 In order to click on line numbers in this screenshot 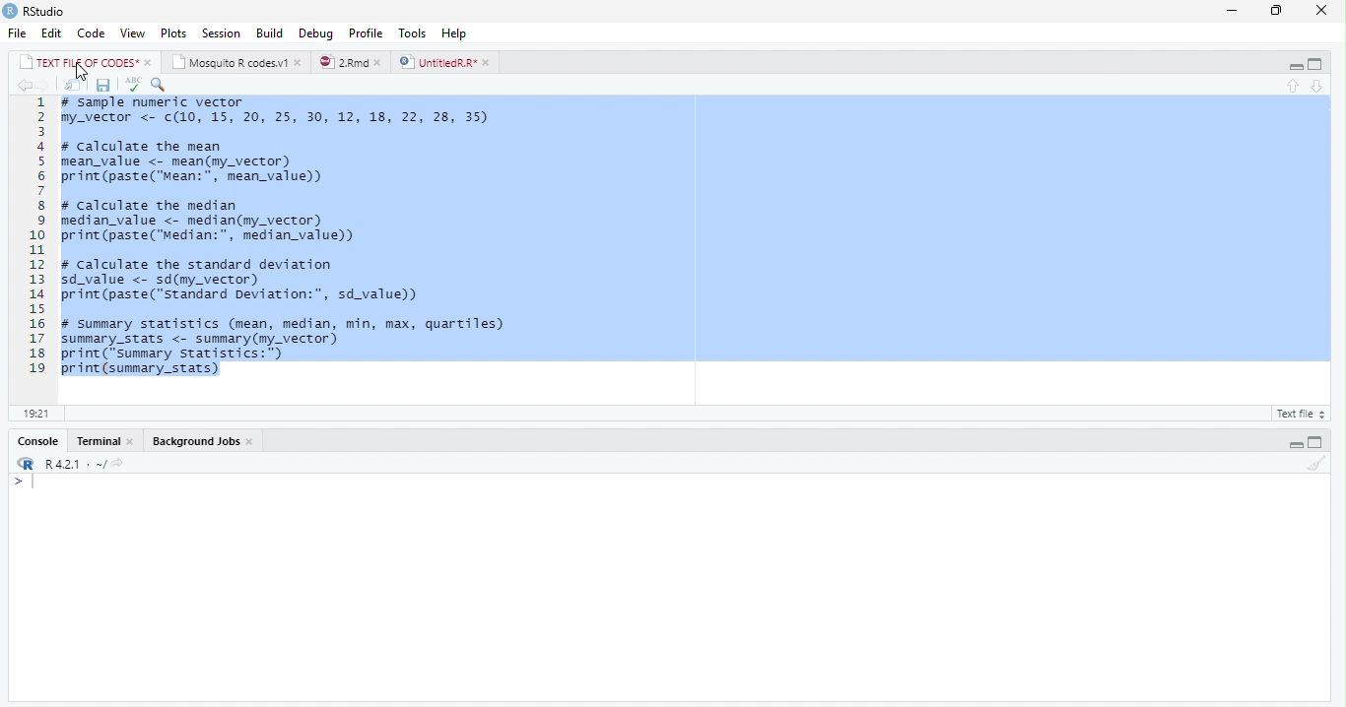, I will do `click(33, 235)`.